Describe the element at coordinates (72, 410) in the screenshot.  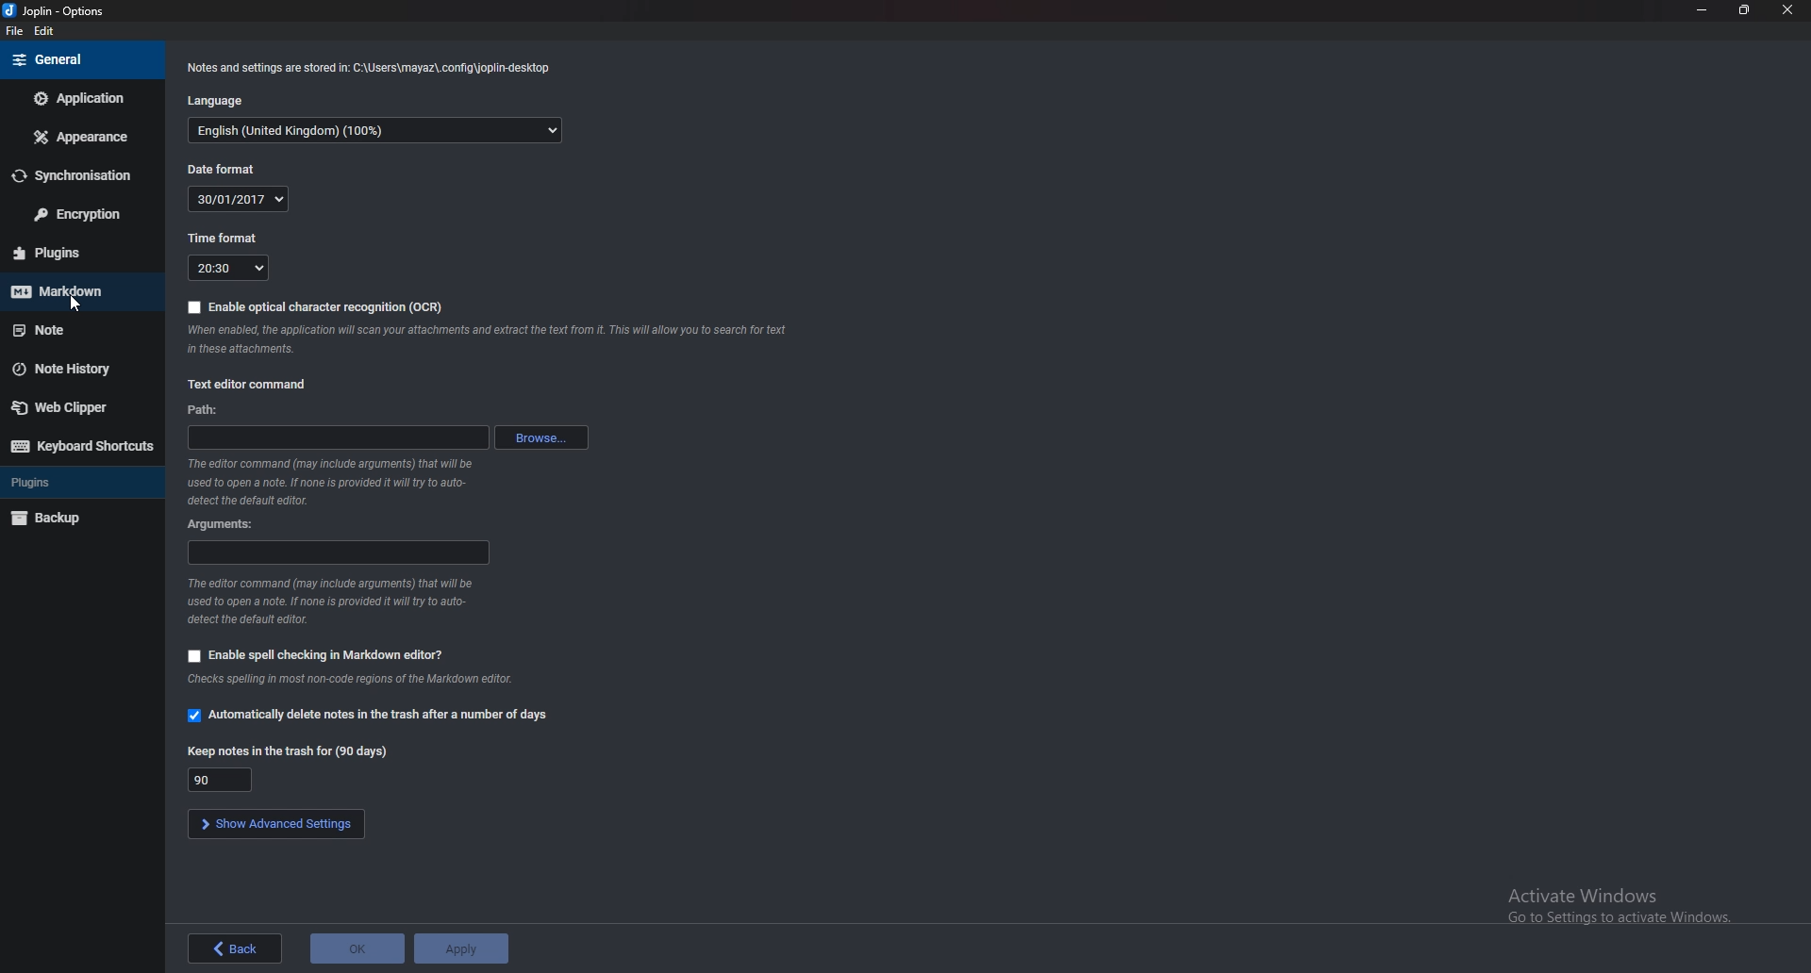
I see `Web clipper` at that location.